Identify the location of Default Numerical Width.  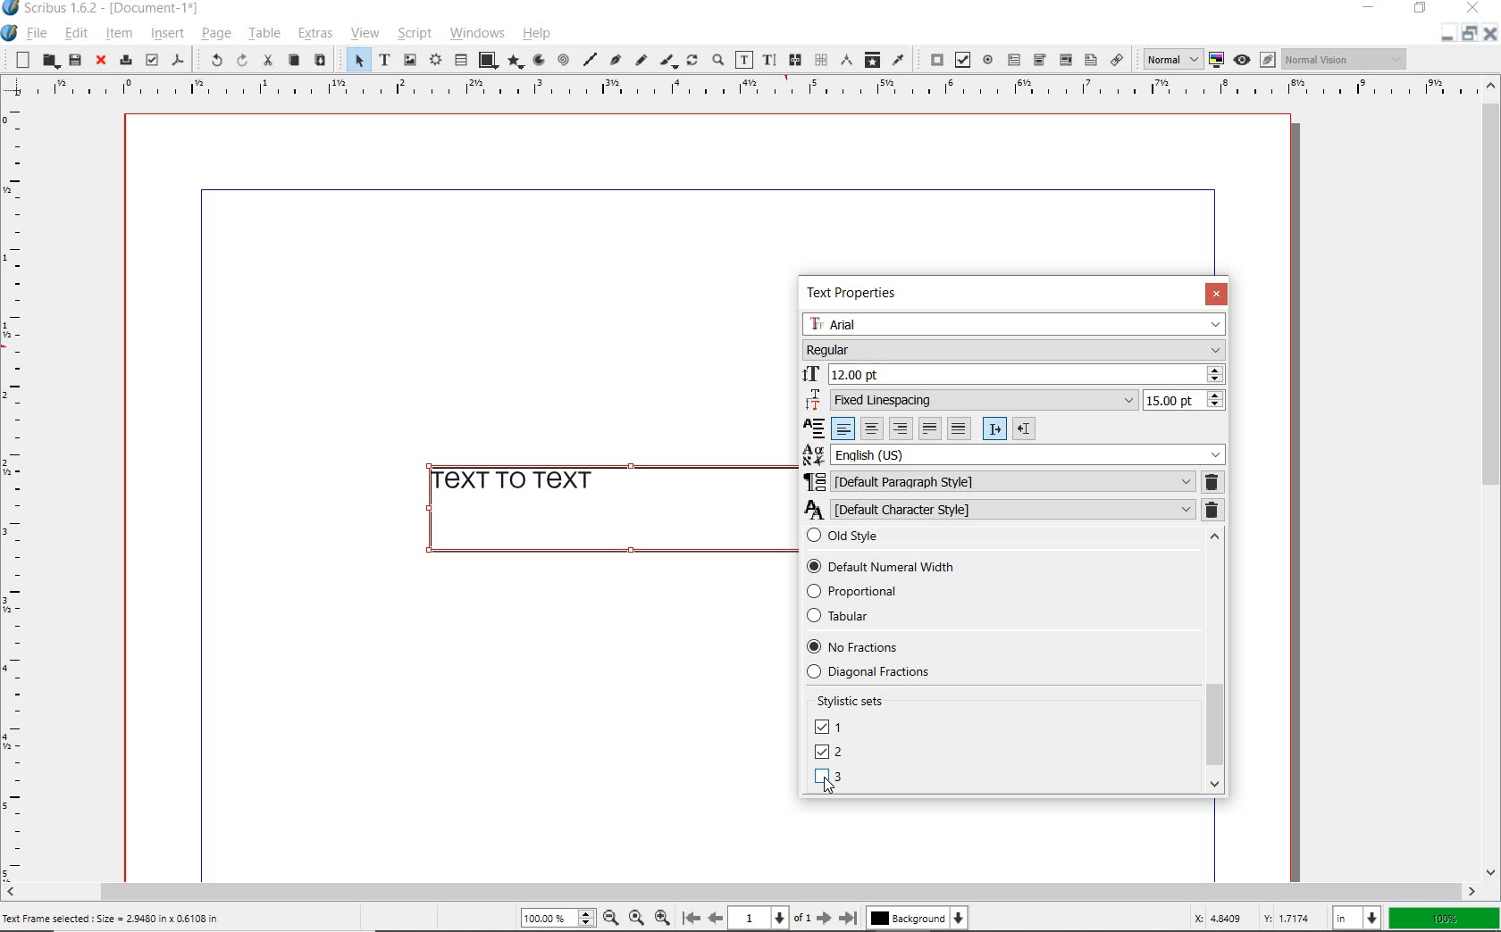
(876, 567).